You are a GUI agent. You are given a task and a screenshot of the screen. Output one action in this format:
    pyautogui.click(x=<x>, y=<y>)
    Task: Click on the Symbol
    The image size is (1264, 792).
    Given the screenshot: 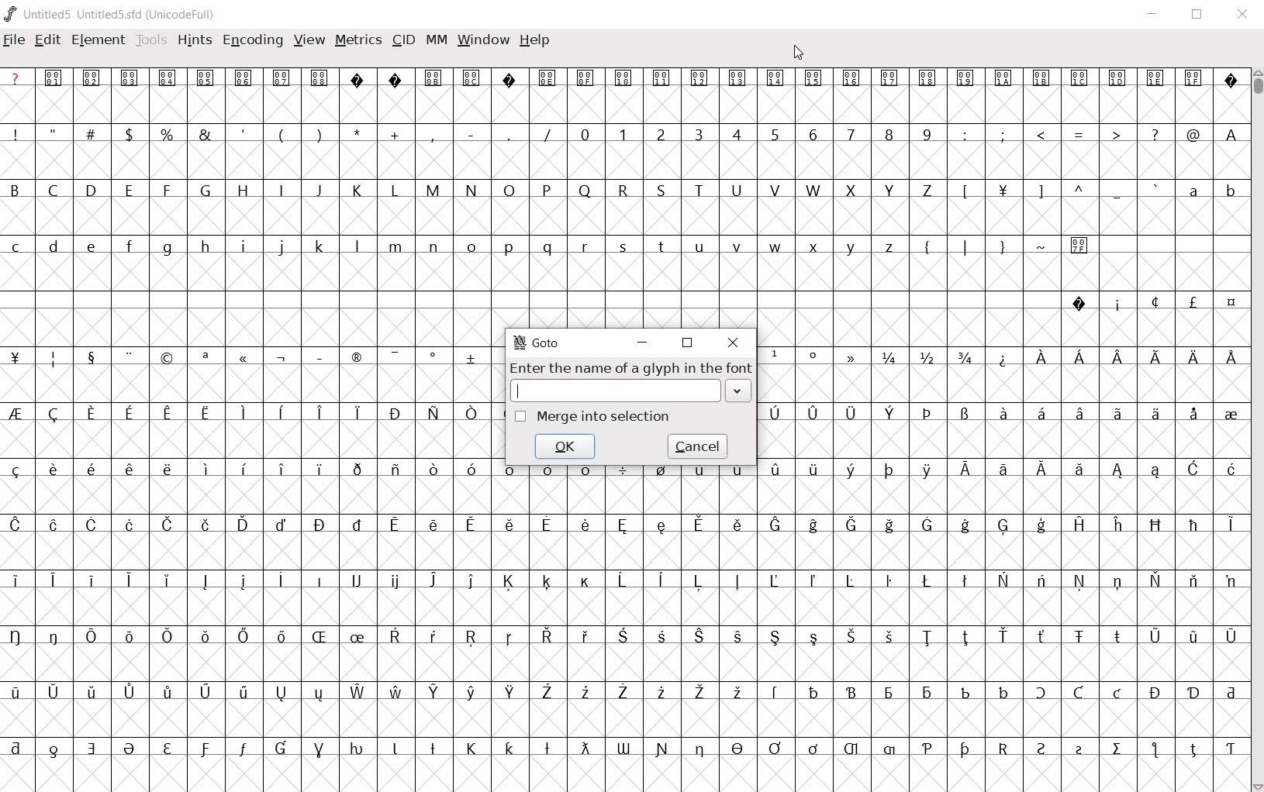 What is the action you would take?
    pyautogui.click(x=319, y=579)
    